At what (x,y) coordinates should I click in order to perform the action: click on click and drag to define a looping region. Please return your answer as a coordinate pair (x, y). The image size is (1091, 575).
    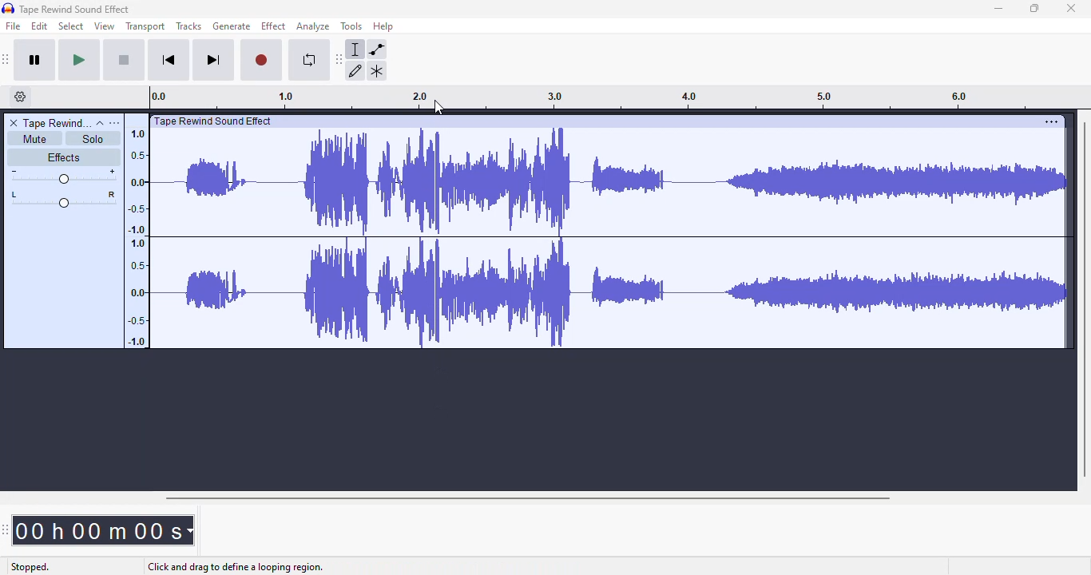
    Looking at the image, I should click on (236, 567).